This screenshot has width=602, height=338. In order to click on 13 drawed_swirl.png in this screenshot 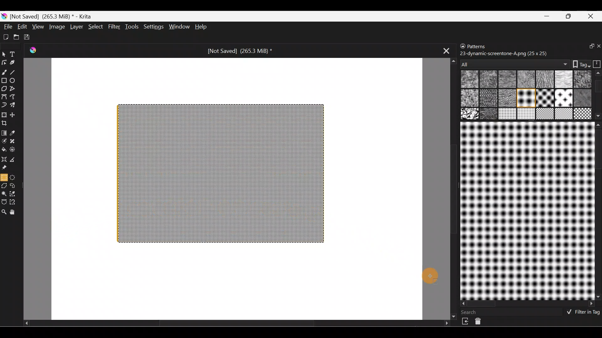, I will do `click(584, 97)`.